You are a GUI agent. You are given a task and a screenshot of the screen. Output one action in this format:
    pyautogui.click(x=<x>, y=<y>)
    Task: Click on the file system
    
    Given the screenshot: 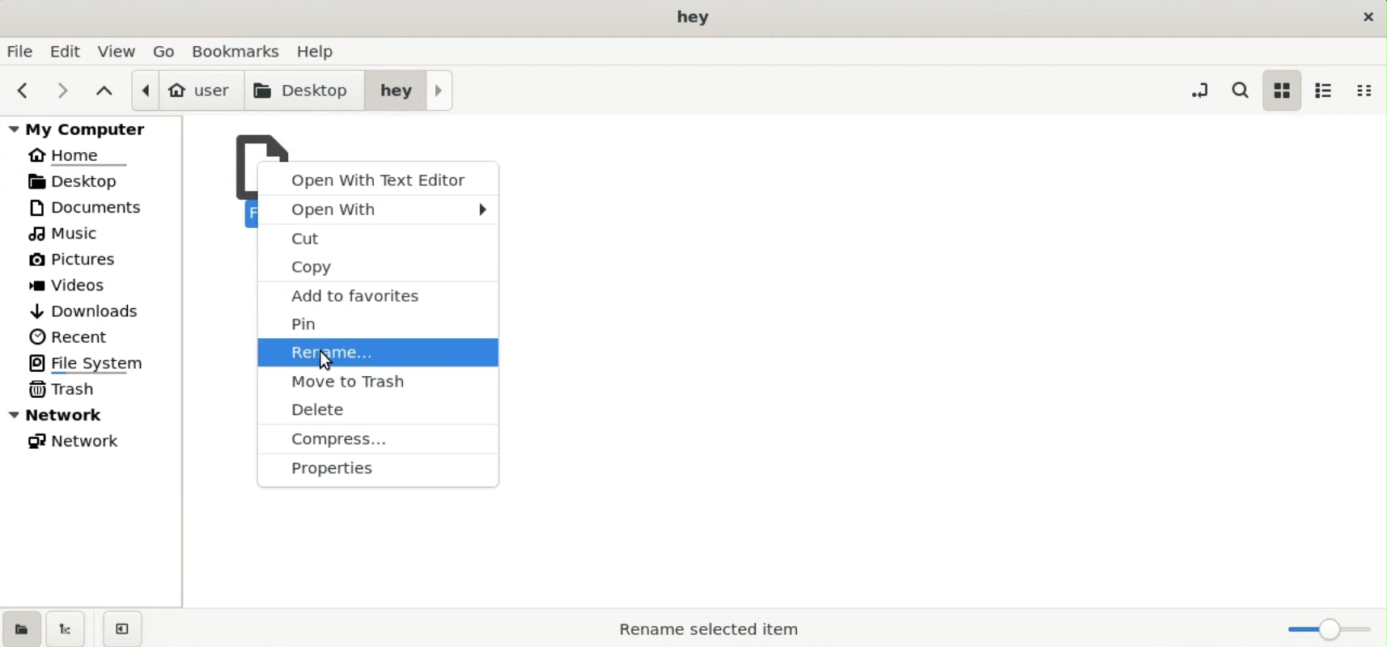 What is the action you would take?
    pyautogui.click(x=93, y=362)
    